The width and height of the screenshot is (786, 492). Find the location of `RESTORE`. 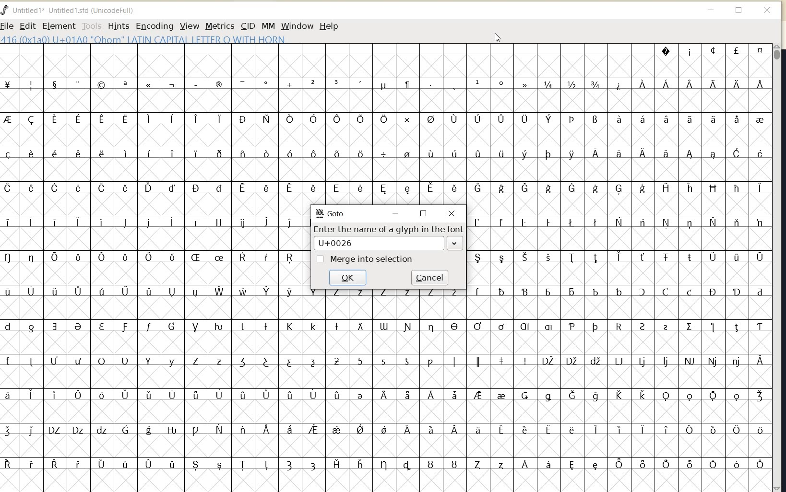

RESTORE is located at coordinates (738, 11).